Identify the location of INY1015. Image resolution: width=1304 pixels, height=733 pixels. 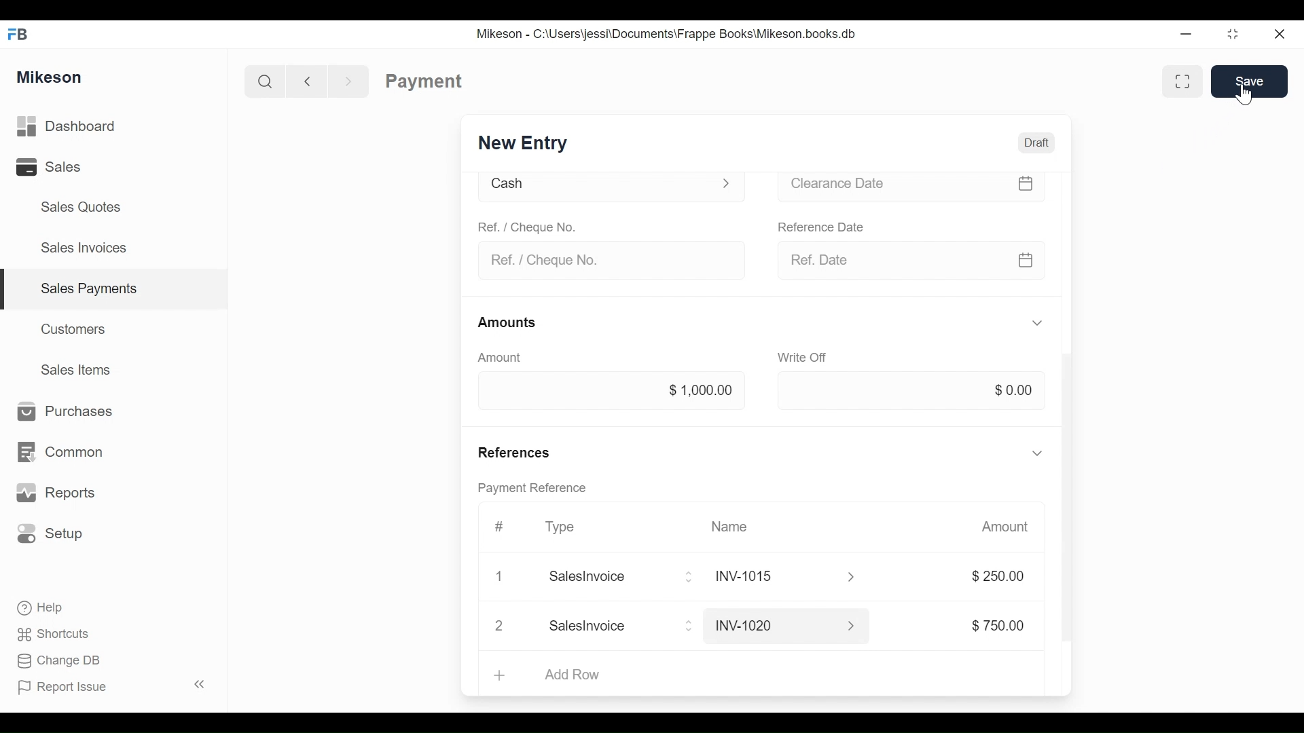
(789, 577).